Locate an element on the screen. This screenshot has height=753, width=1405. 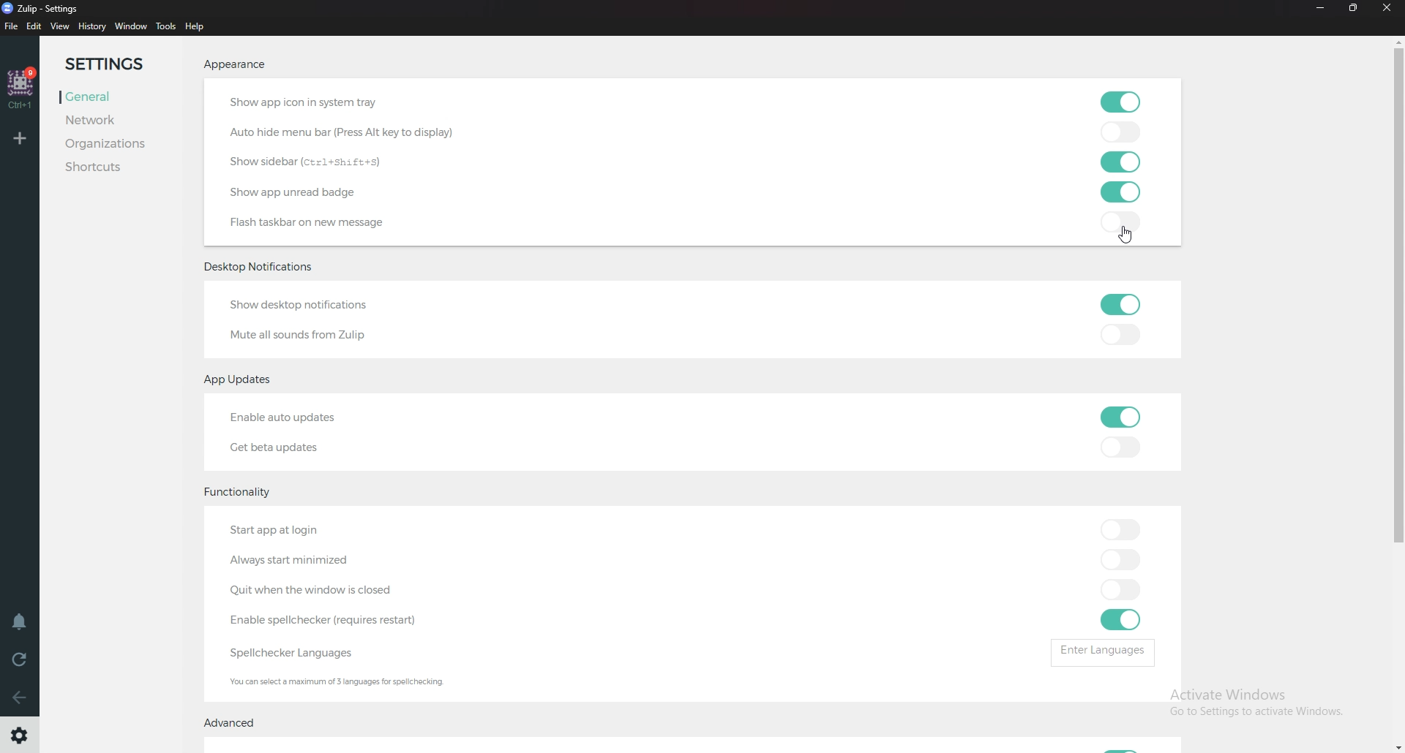
toggle is located at coordinates (1117, 162).